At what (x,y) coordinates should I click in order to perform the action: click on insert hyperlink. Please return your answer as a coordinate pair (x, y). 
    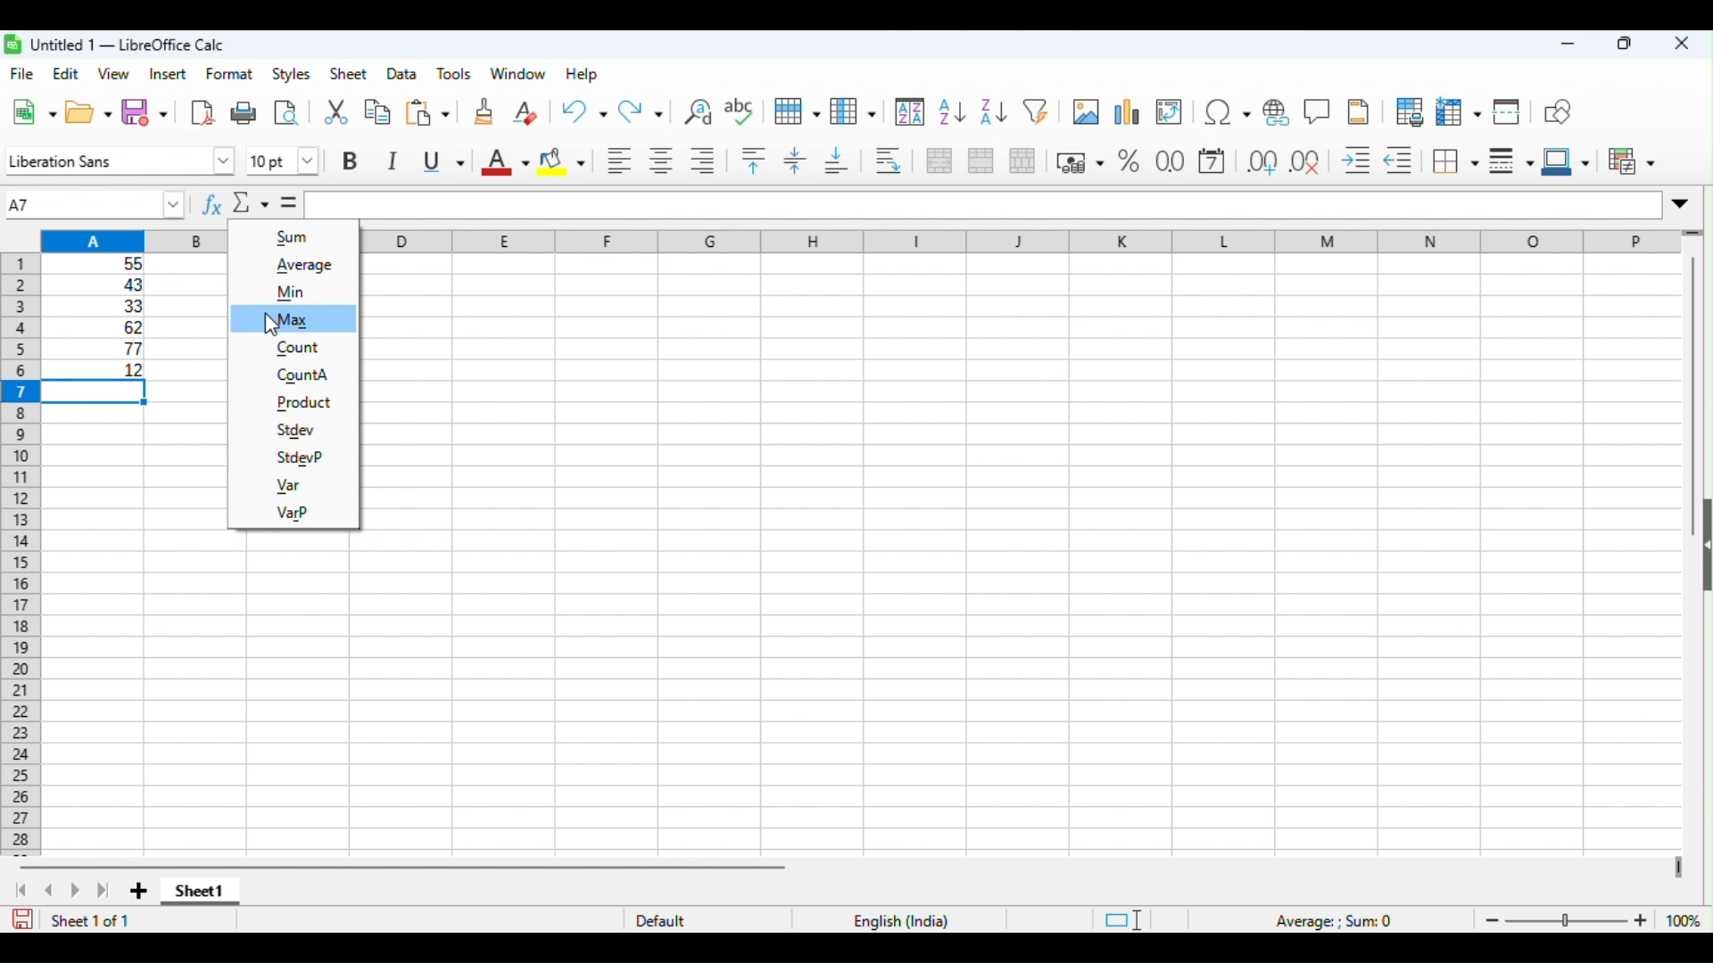
    Looking at the image, I should click on (1279, 110).